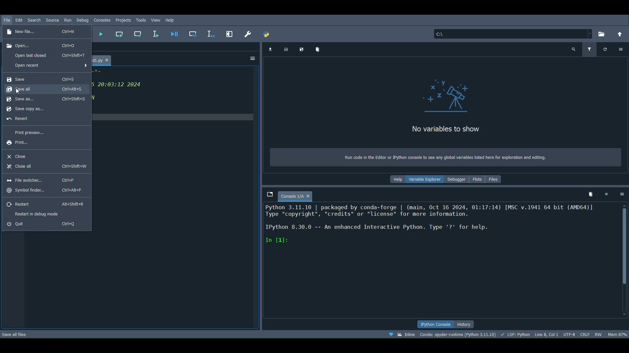 This screenshot has width=629, height=353. Describe the element at coordinates (605, 50) in the screenshot. I see `Refresh variables (Ctrl + R)` at that location.